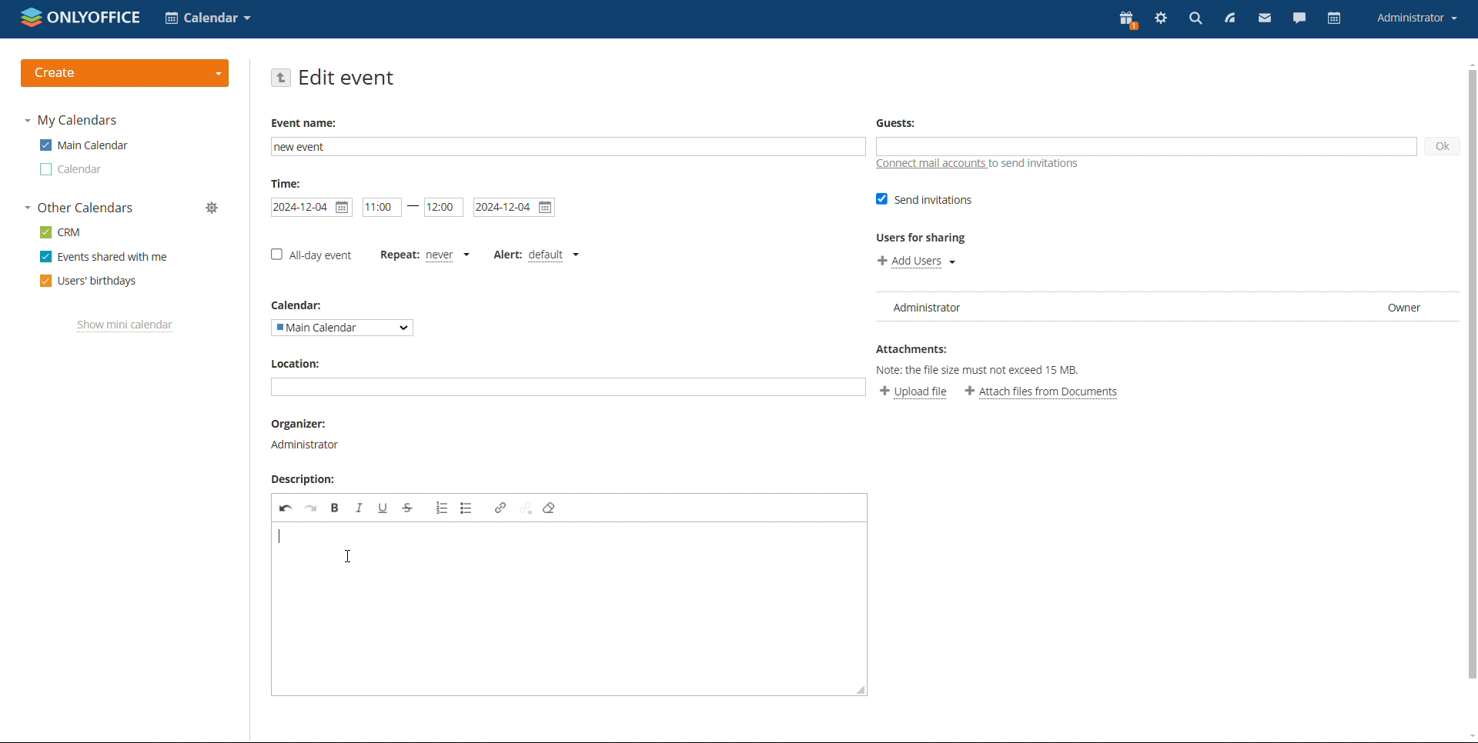 The image size is (1478, 743). Describe the element at coordinates (510, 257) in the screenshot. I see `set alert` at that location.